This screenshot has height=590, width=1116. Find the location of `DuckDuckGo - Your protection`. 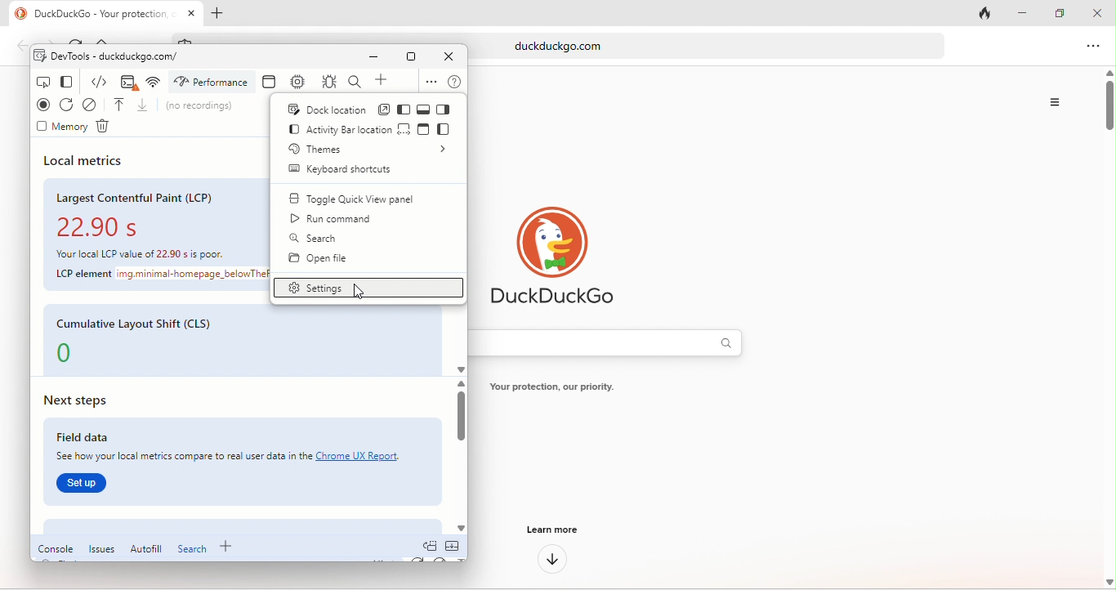

DuckDuckGo - Your protection is located at coordinates (105, 14).